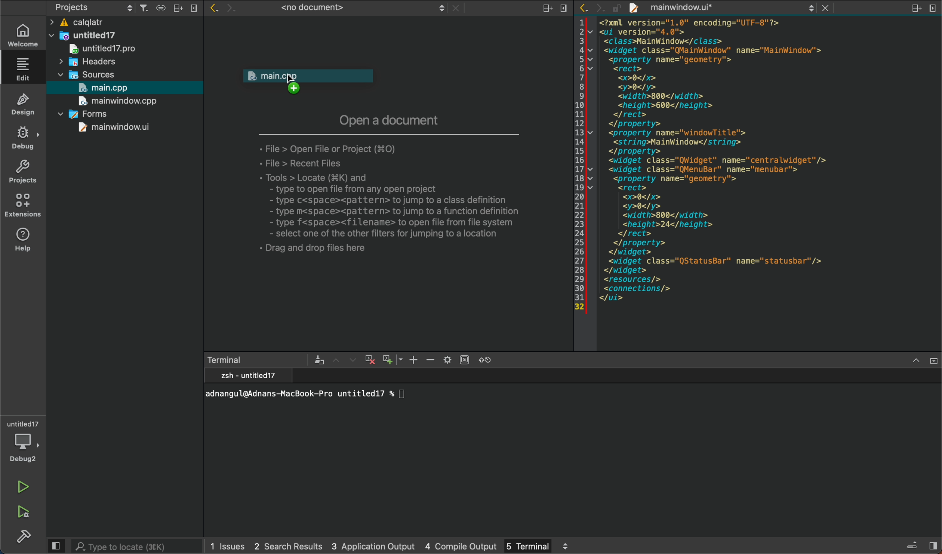  I want to click on extensions, so click(25, 207).